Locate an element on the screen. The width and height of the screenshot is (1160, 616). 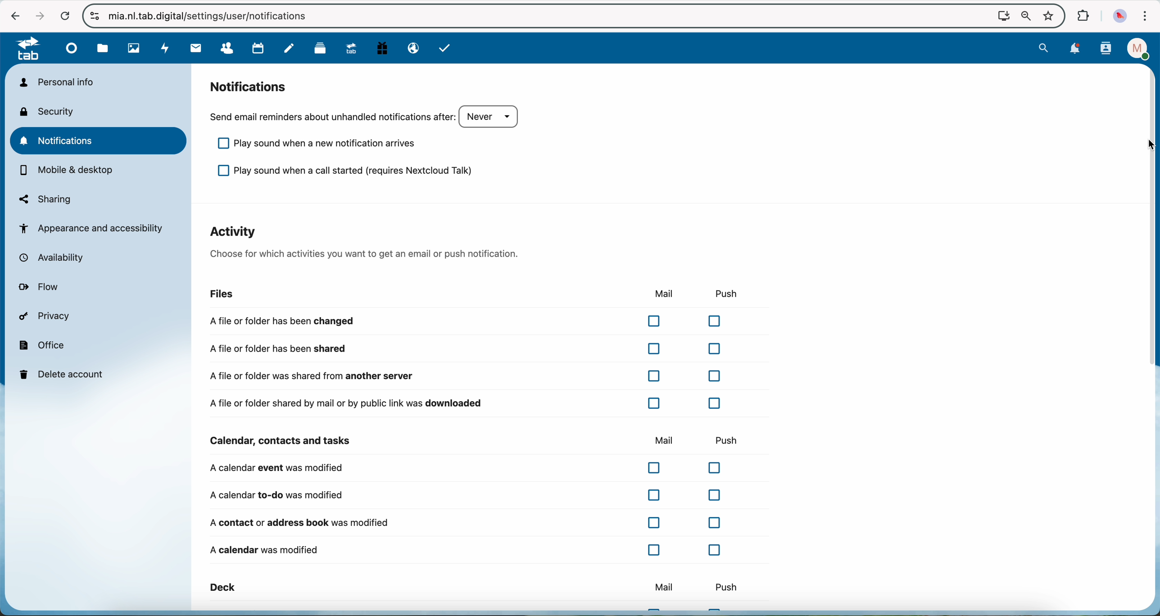
refresh the page is located at coordinates (64, 15).